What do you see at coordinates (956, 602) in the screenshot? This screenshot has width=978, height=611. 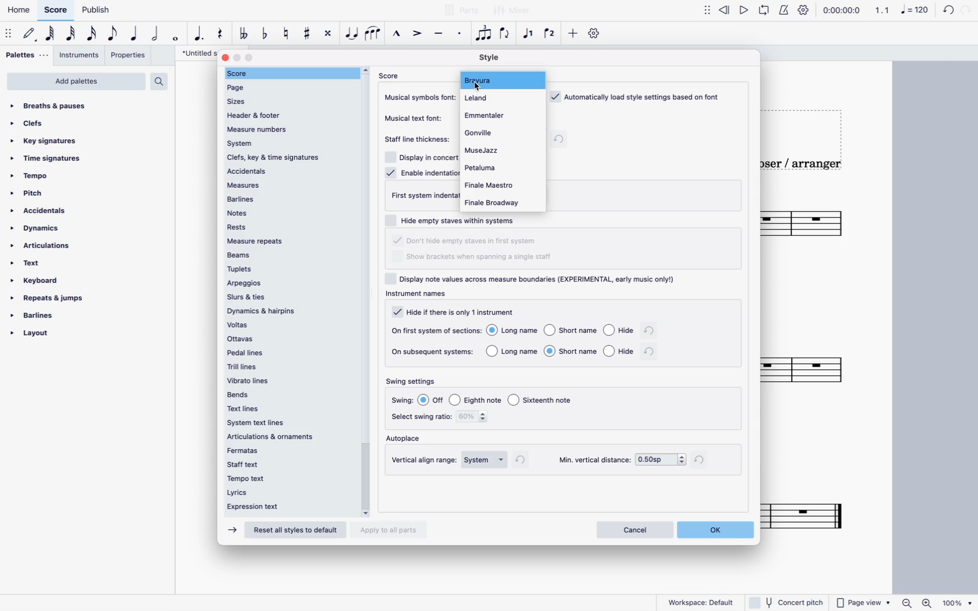 I see `100%` at bounding box center [956, 602].